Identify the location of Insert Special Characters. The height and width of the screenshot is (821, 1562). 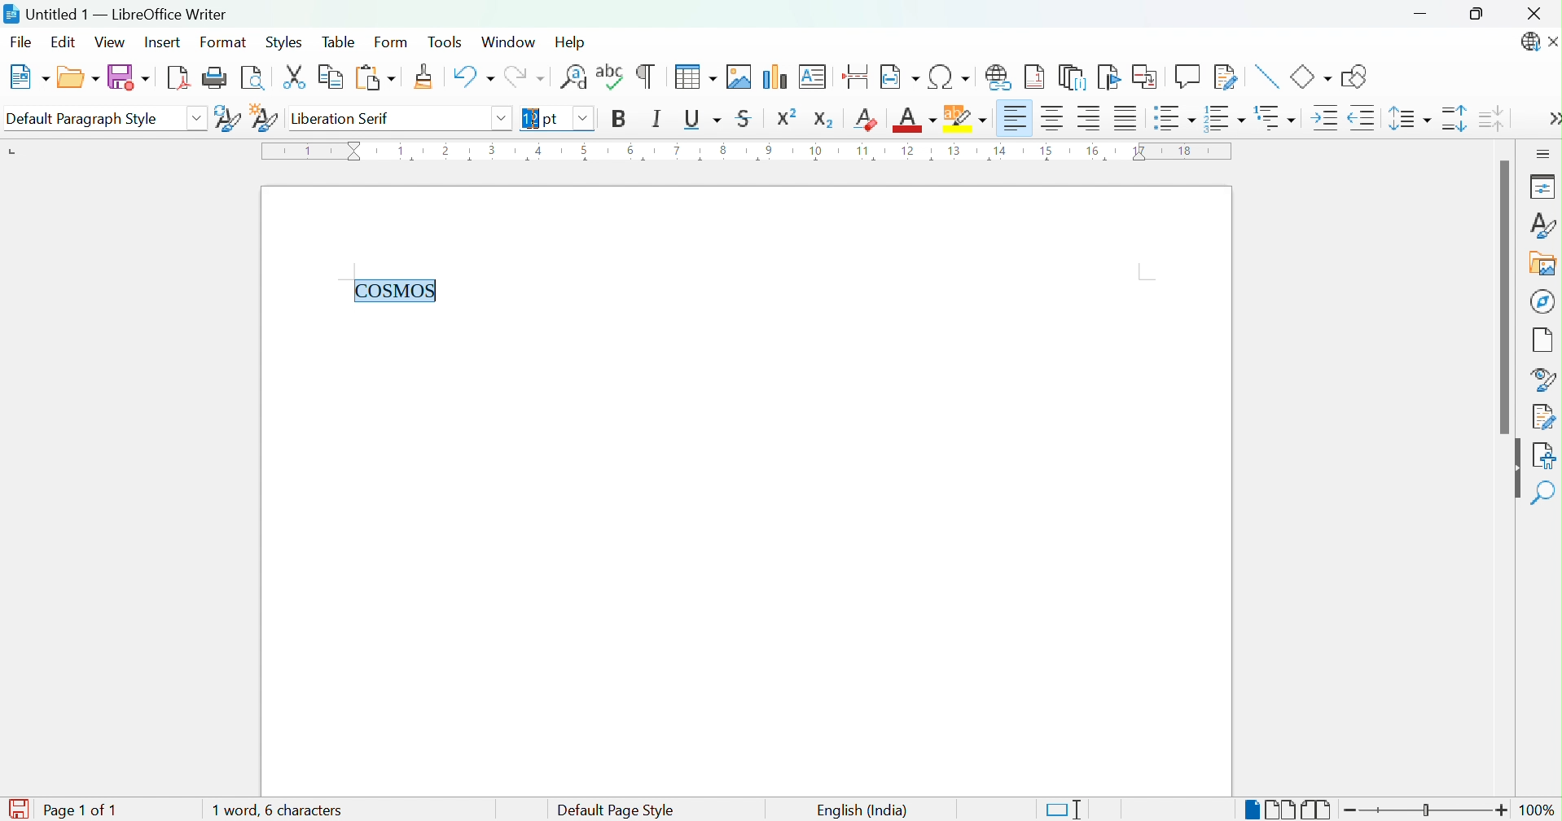
(950, 77).